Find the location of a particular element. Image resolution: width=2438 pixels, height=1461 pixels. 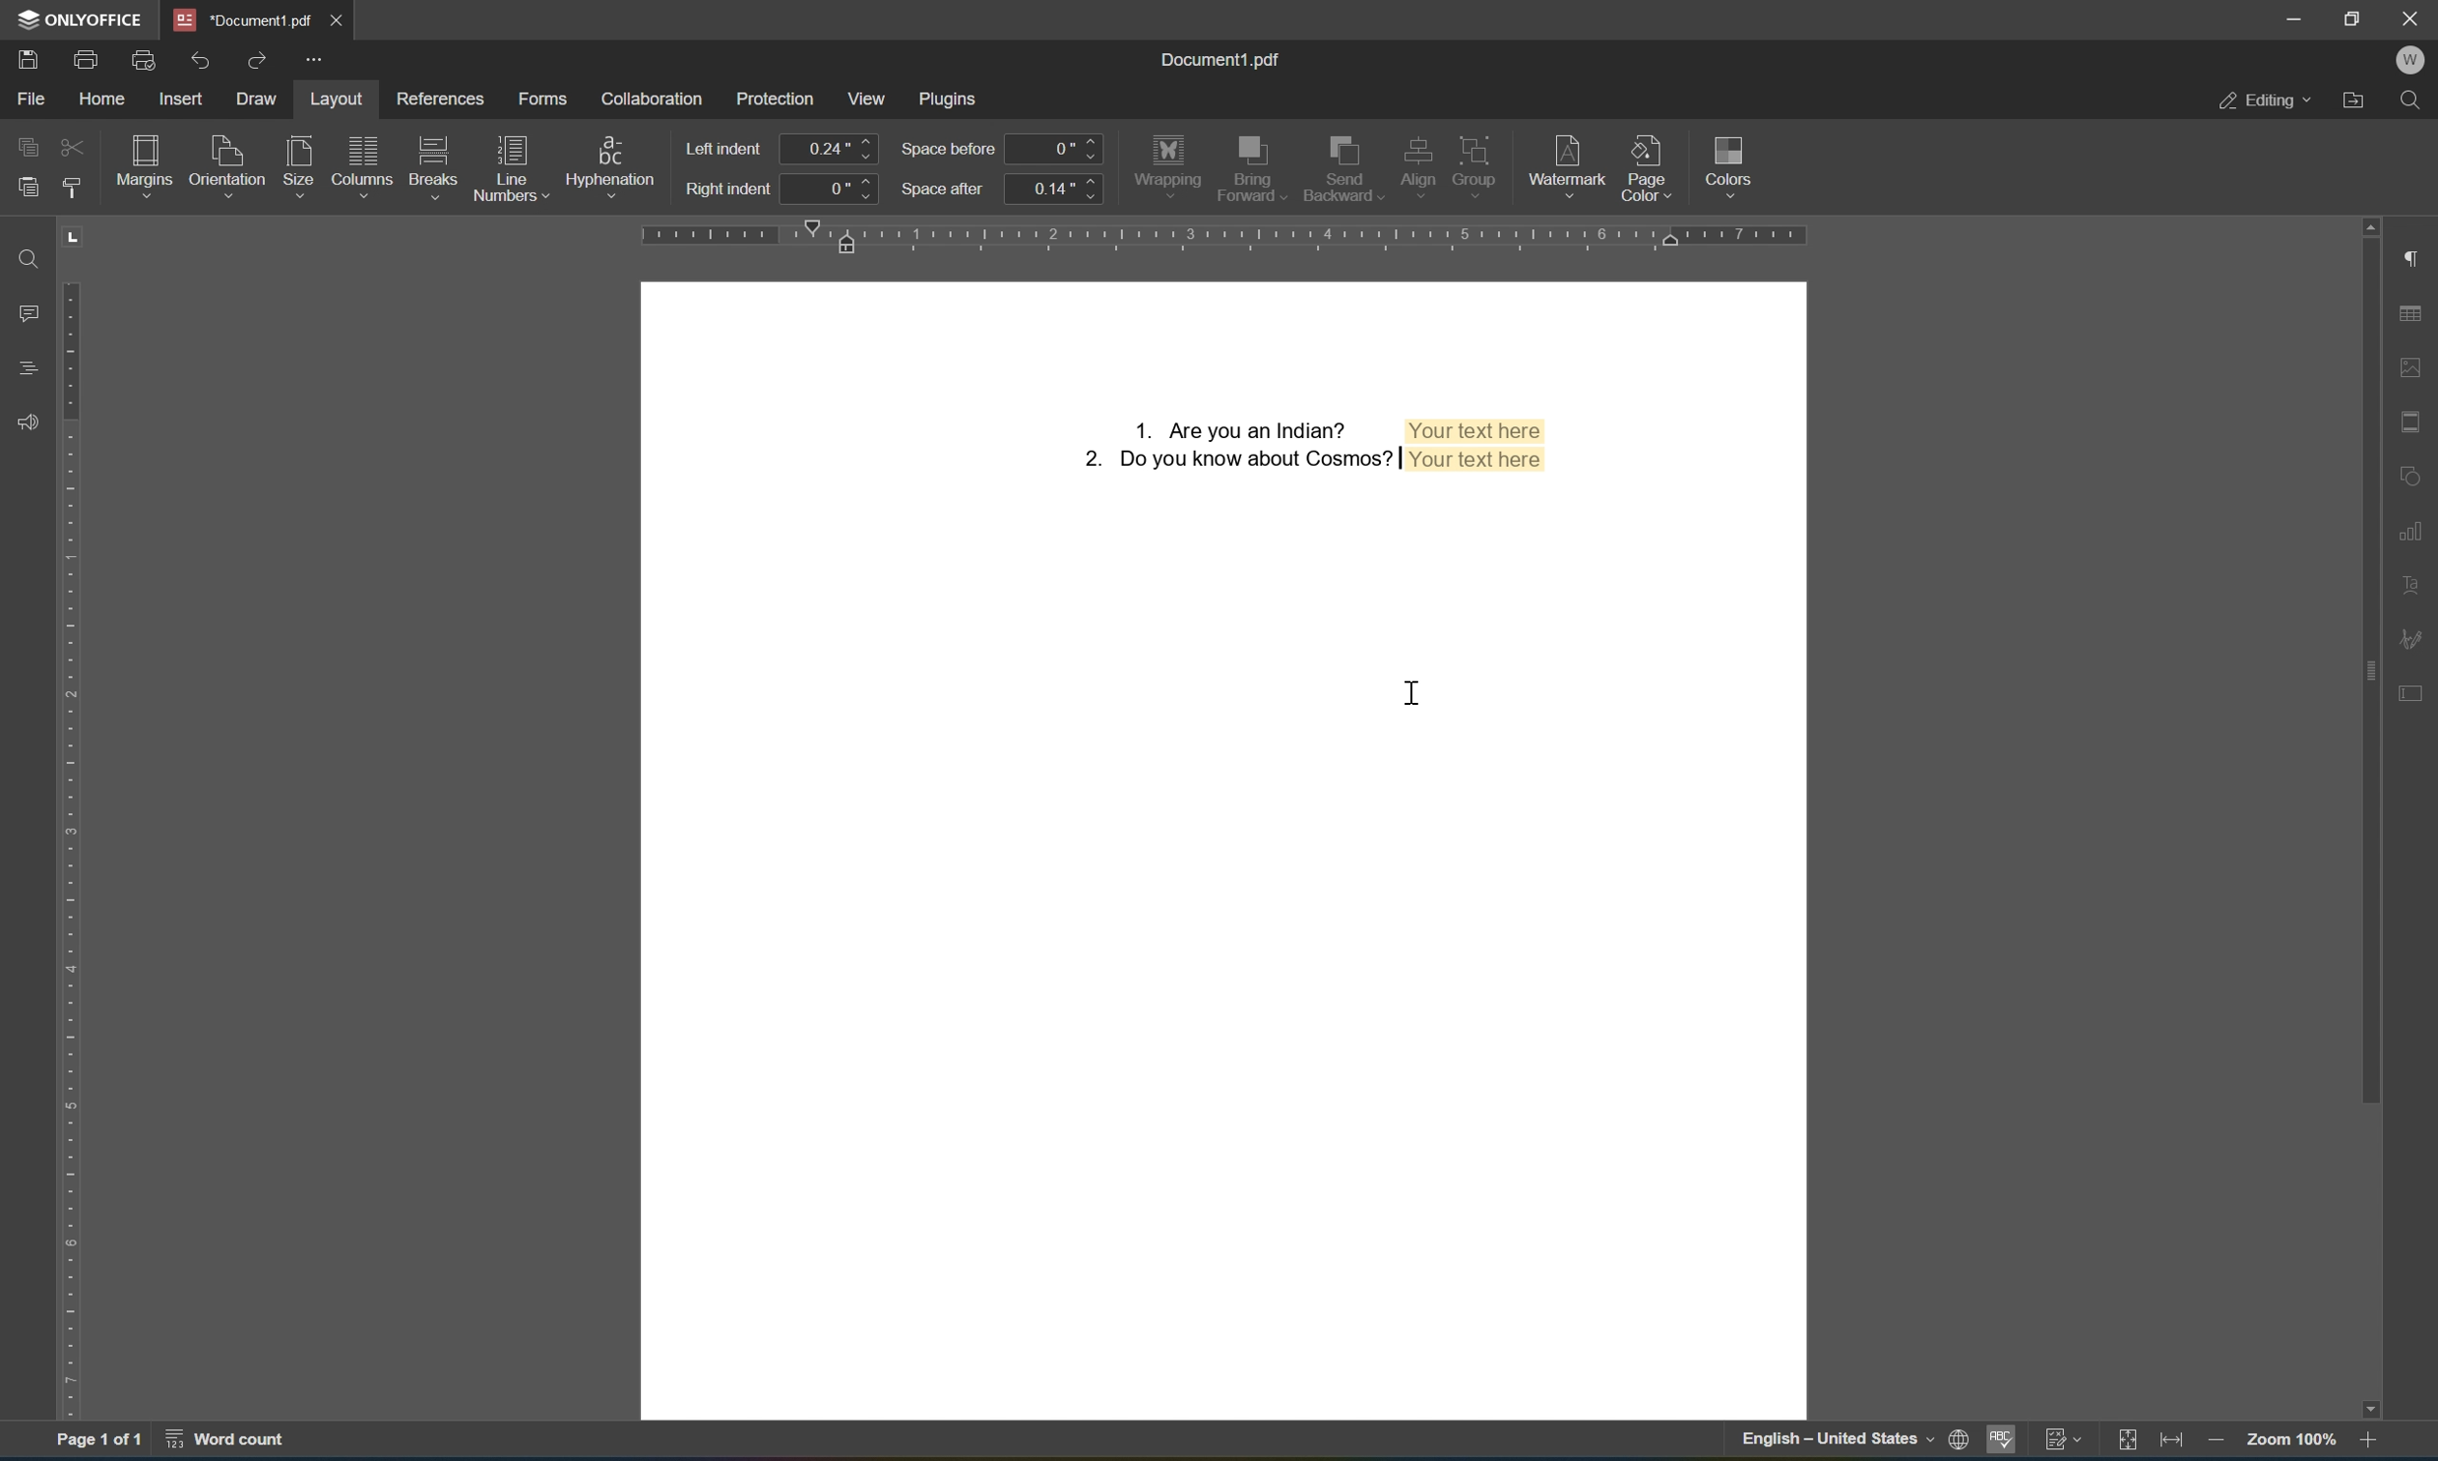

signature settings is located at coordinates (2416, 639).